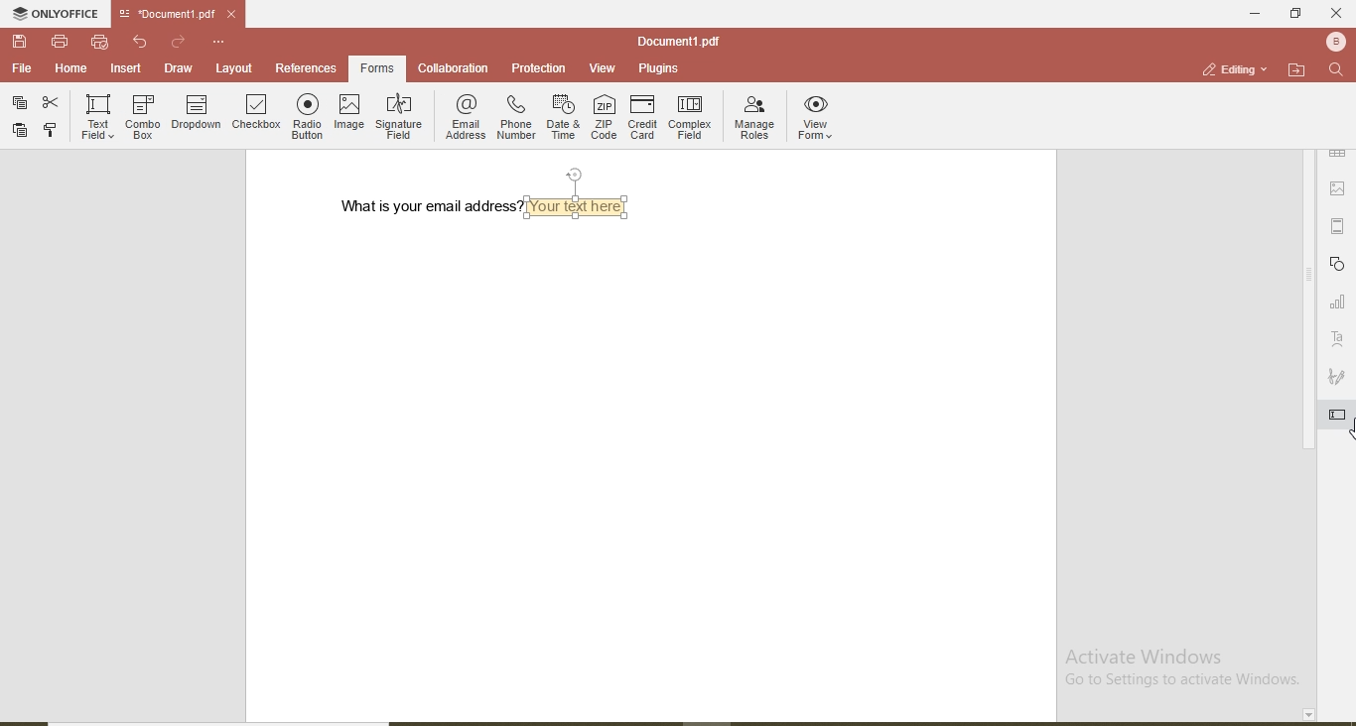 Image resolution: width=1356 pixels, height=726 pixels. What do you see at coordinates (452, 68) in the screenshot?
I see `collaboration` at bounding box center [452, 68].